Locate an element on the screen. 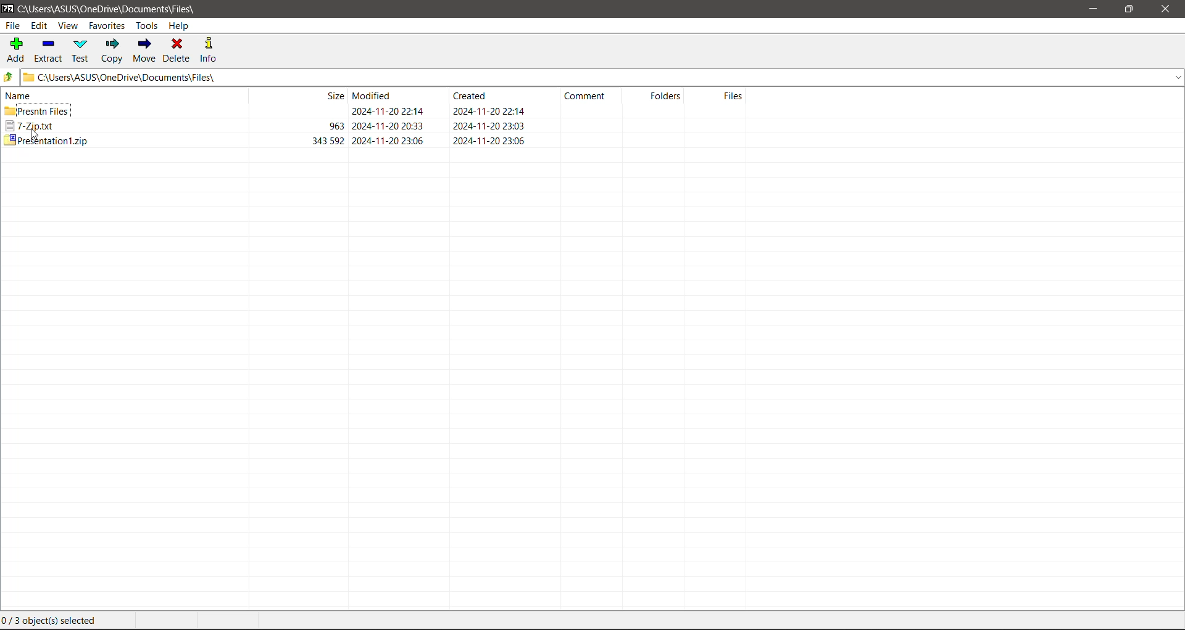  Delete is located at coordinates (178, 49).